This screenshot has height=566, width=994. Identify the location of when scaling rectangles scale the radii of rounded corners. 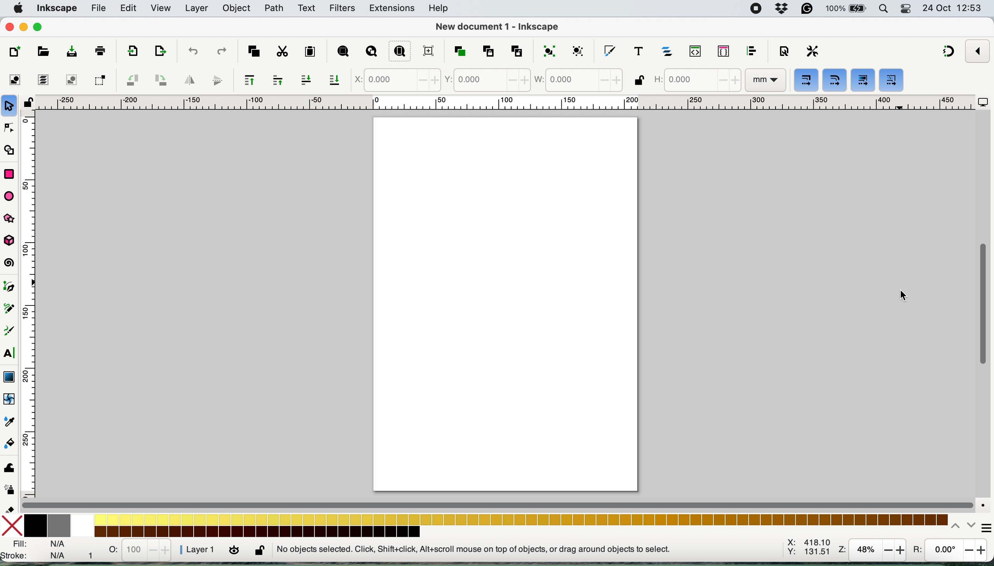
(835, 80).